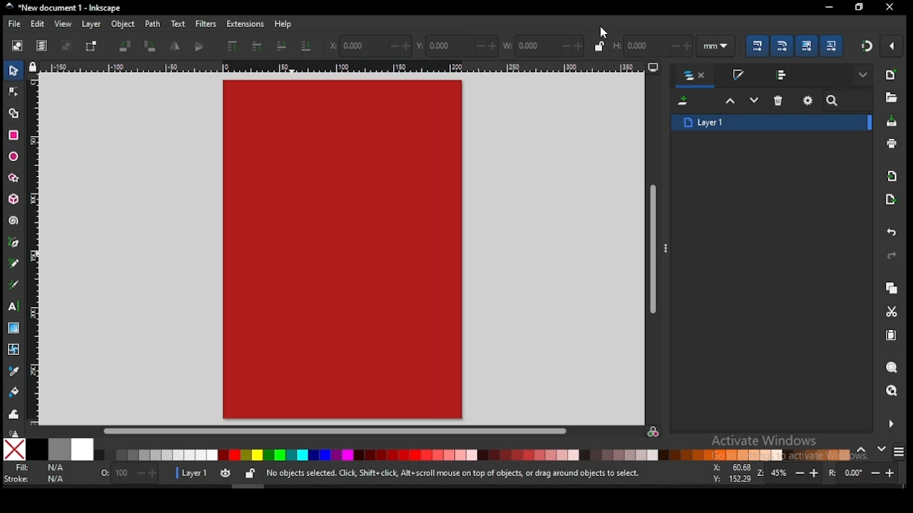 The height and width of the screenshot is (513, 913). What do you see at coordinates (882, 449) in the screenshot?
I see `next` at bounding box center [882, 449].